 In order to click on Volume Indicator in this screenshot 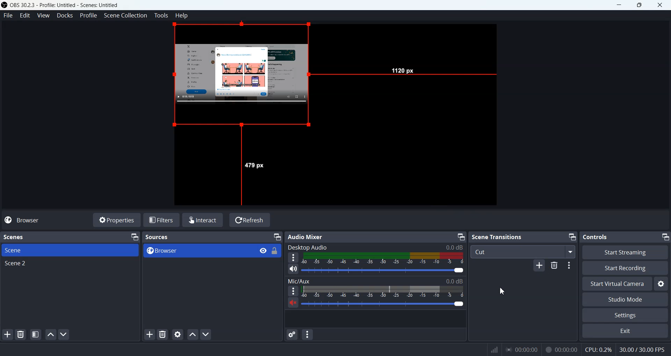, I will do `click(384, 258)`.